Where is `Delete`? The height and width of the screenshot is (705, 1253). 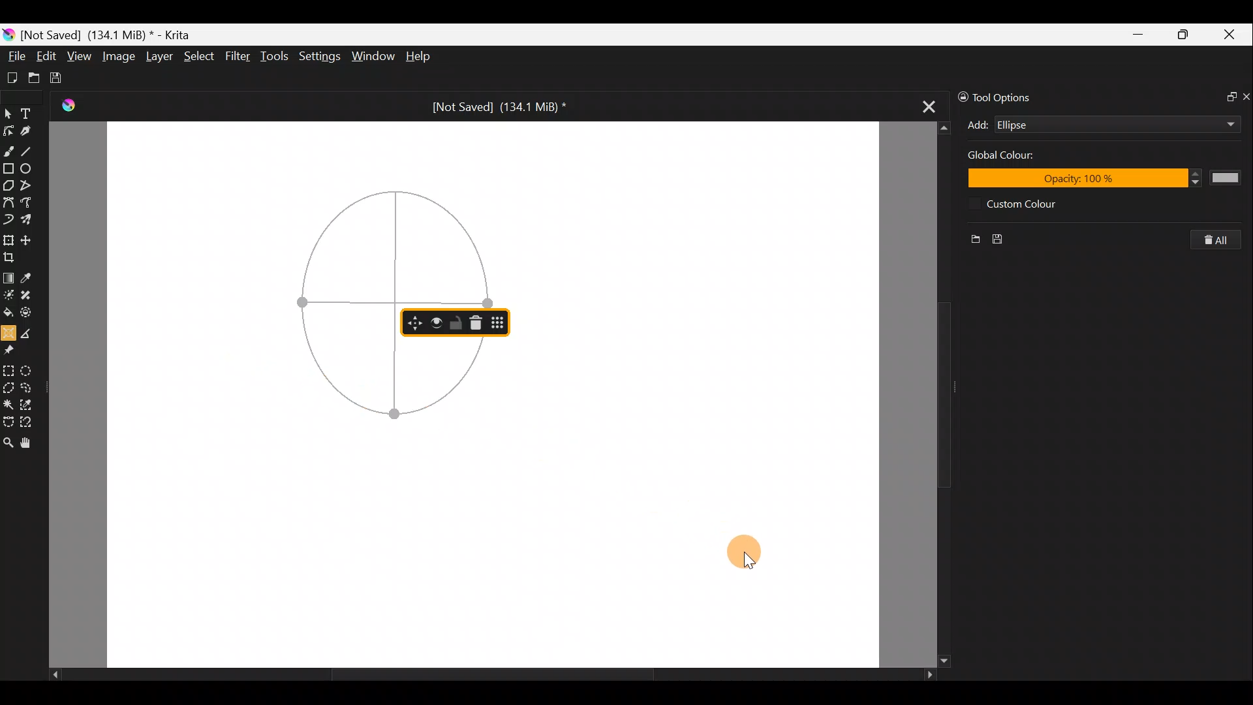 Delete is located at coordinates (478, 321).